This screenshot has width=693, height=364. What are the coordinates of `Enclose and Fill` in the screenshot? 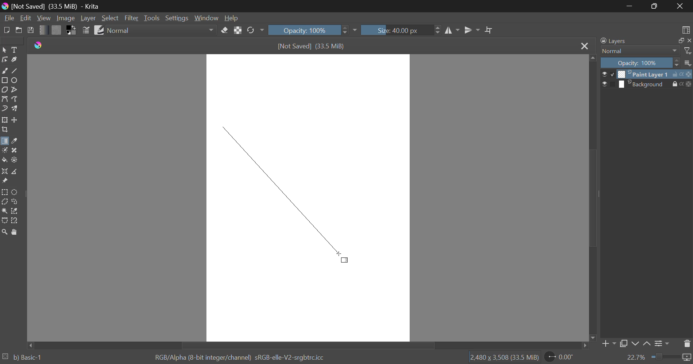 It's located at (14, 160).